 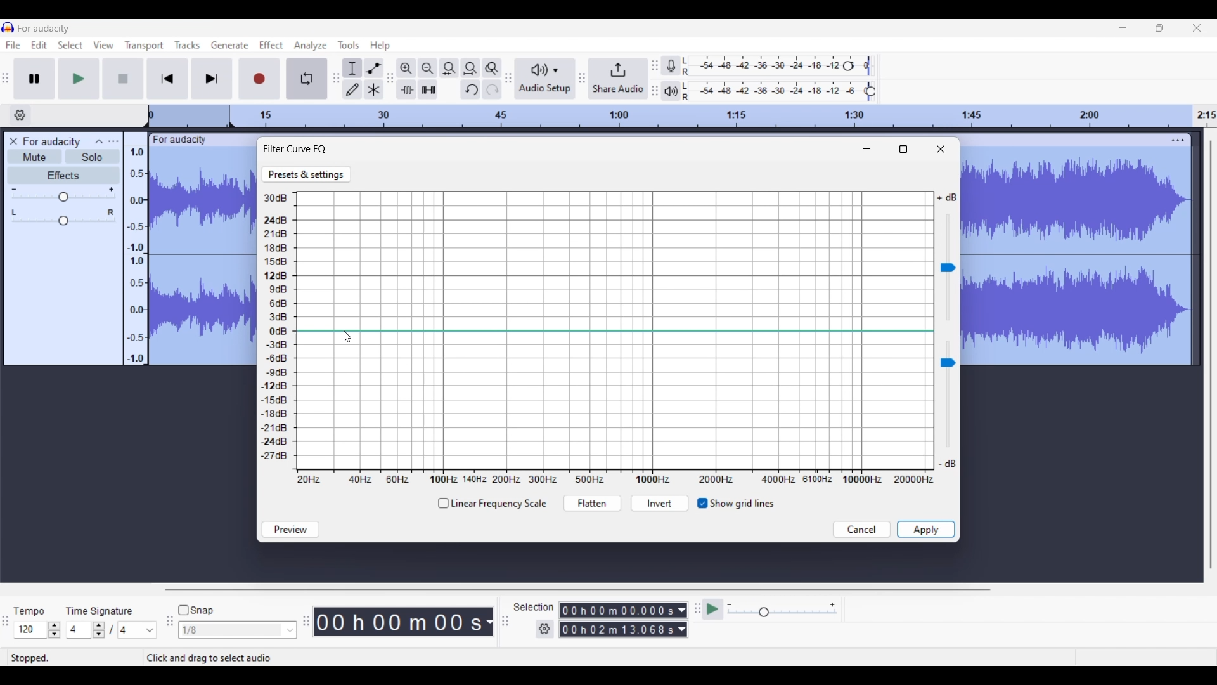 What do you see at coordinates (941, 149) in the screenshot?
I see `Close window` at bounding box center [941, 149].